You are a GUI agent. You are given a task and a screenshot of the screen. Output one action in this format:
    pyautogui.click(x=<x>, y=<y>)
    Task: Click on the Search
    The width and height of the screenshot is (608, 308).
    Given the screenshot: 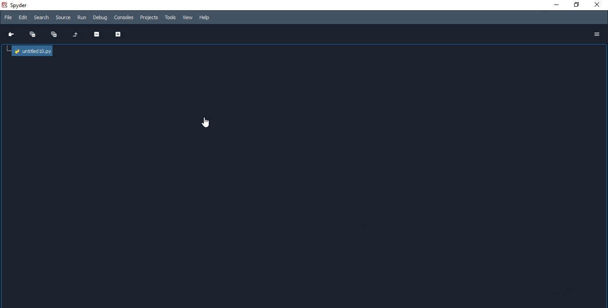 What is the action you would take?
    pyautogui.click(x=42, y=18)
    